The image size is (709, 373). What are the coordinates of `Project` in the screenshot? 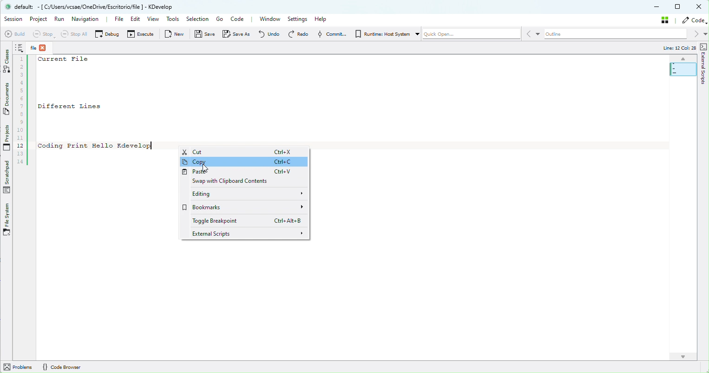 It's located at (39, 19).